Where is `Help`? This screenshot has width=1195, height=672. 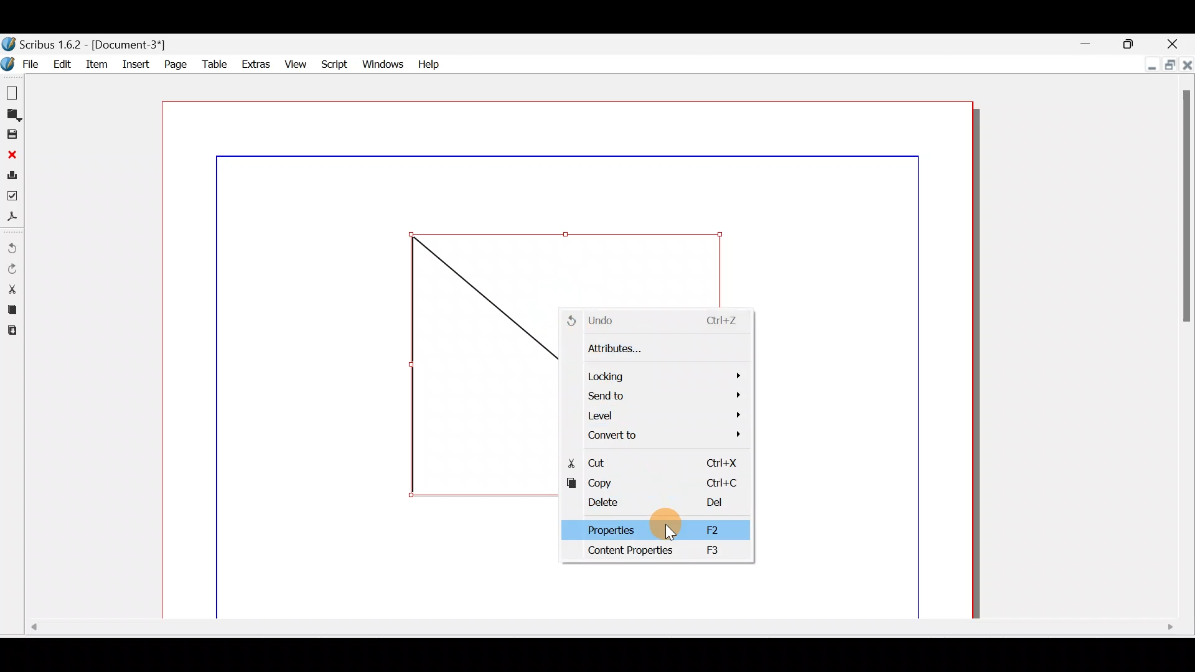 Help is located at coordinates (428, 63).